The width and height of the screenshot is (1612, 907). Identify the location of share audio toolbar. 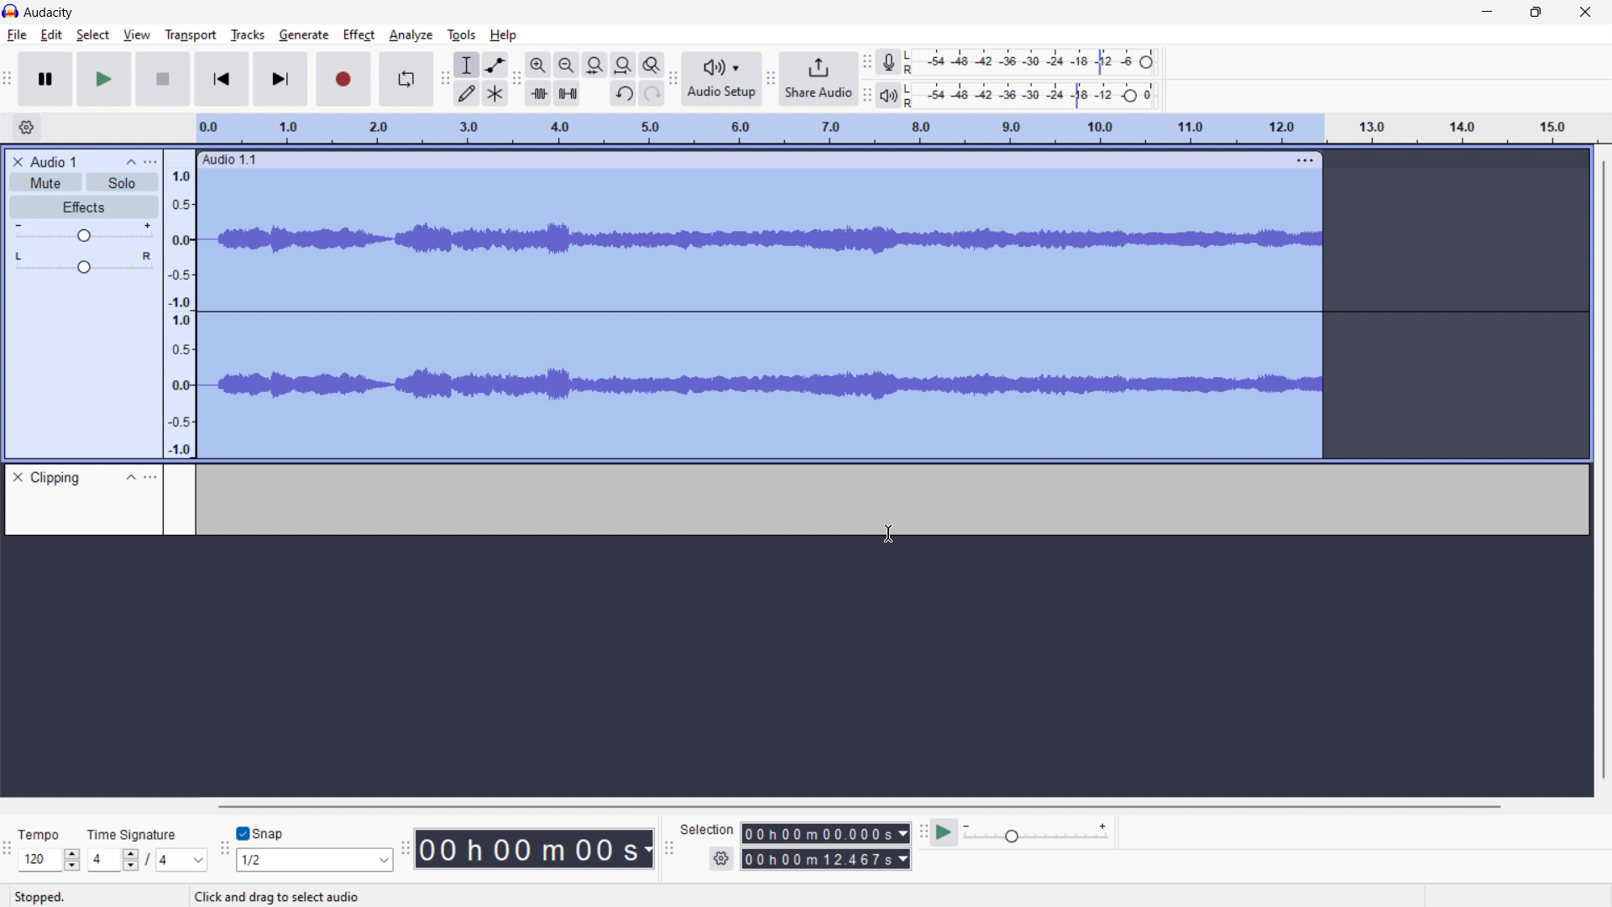
(772, 81).